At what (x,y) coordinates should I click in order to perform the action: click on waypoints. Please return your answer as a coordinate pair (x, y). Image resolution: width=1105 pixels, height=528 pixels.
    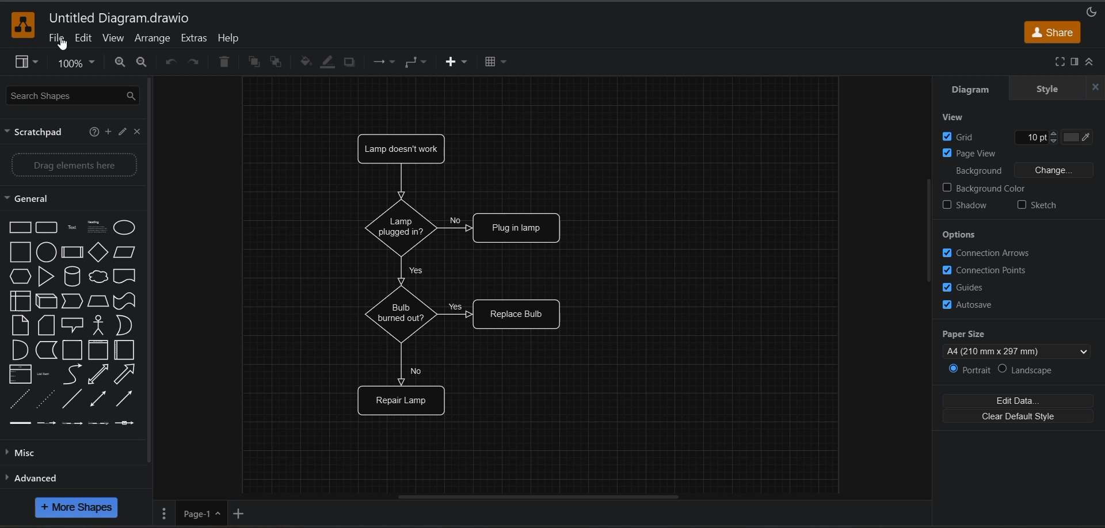
    Looking at the image, I should click on (417, 63).